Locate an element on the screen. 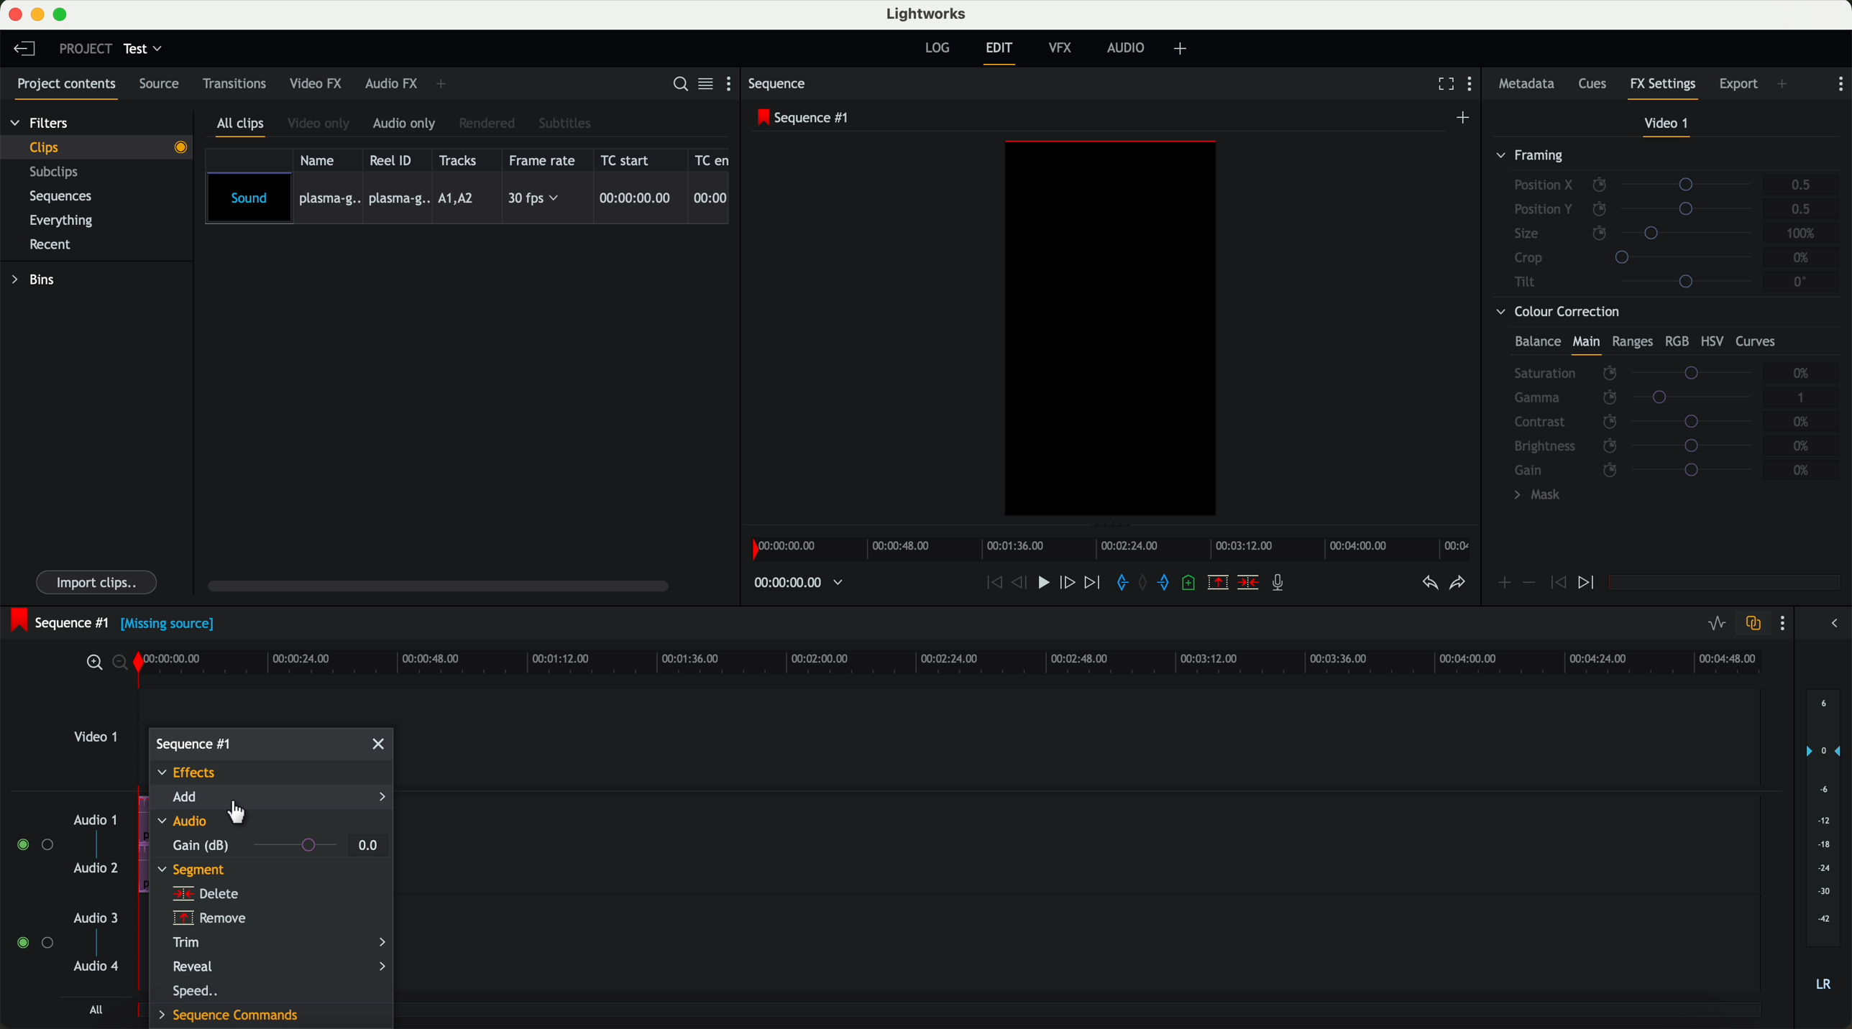 This screenshot has width=1852, height=1029. video FX is located at coordinates (315, 85).